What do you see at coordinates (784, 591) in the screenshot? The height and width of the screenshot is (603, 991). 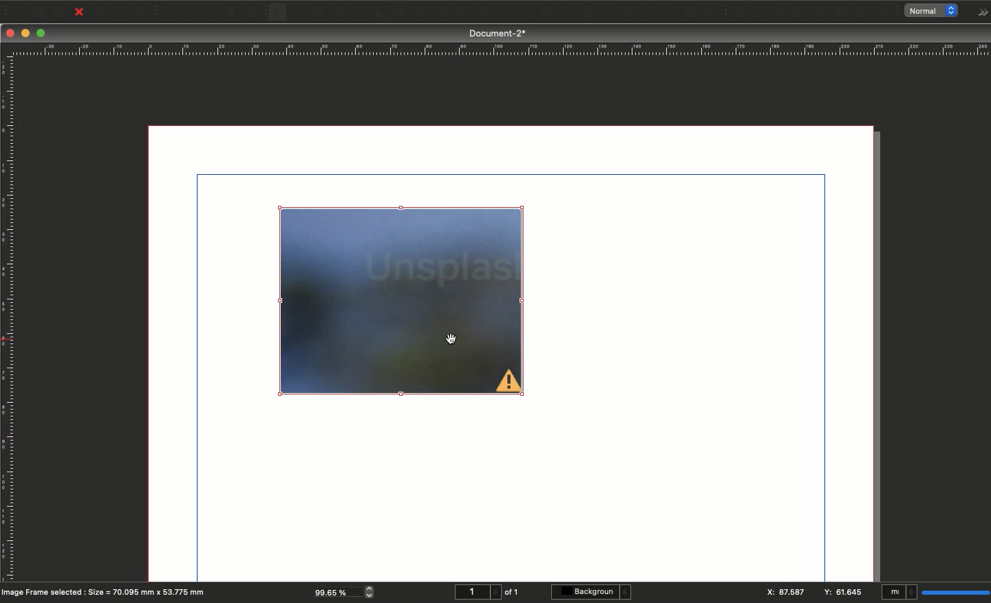 I see `X: 87.587` at bounding box center [784, 591].